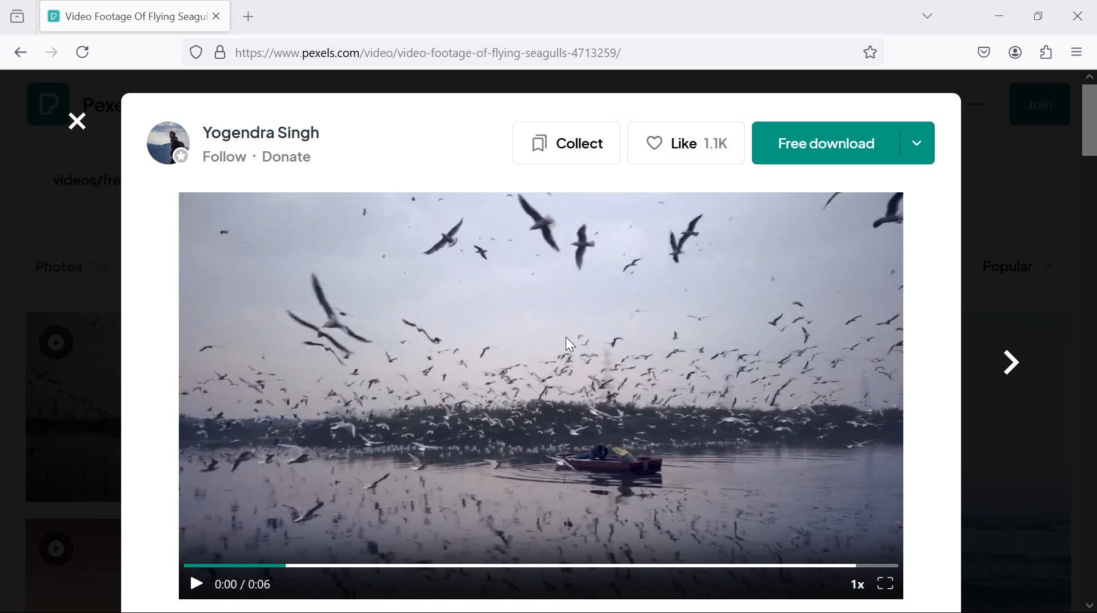  What do you see at coordinates (545, 373) in the screenshot?
I see `video screen` at bounding box center [545, 373].